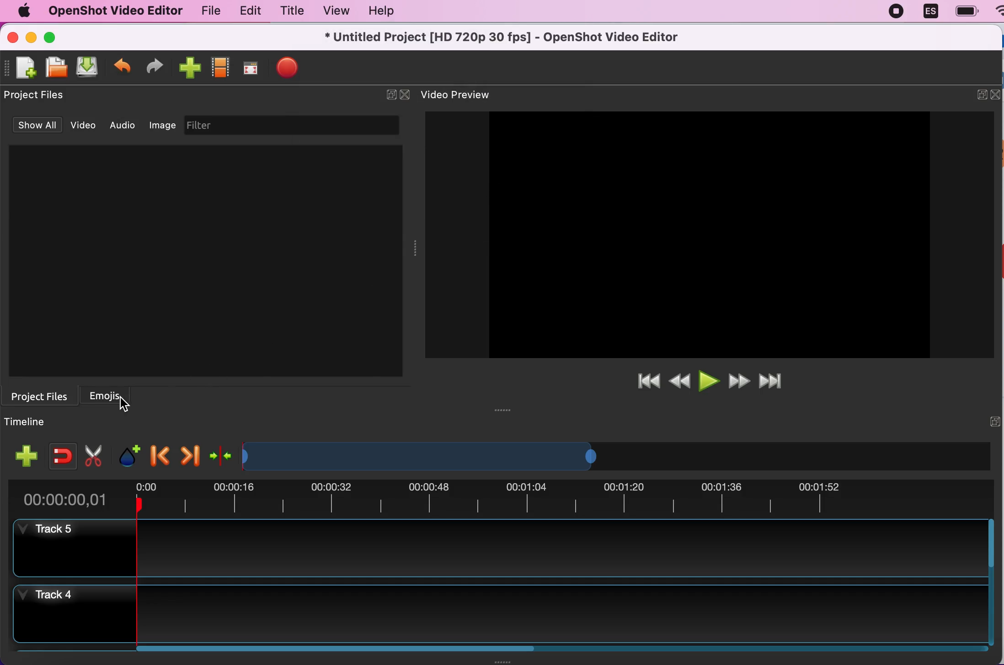  Describe the element at coordinates (53, 69) in the screenshot. I see `open file` at that location.